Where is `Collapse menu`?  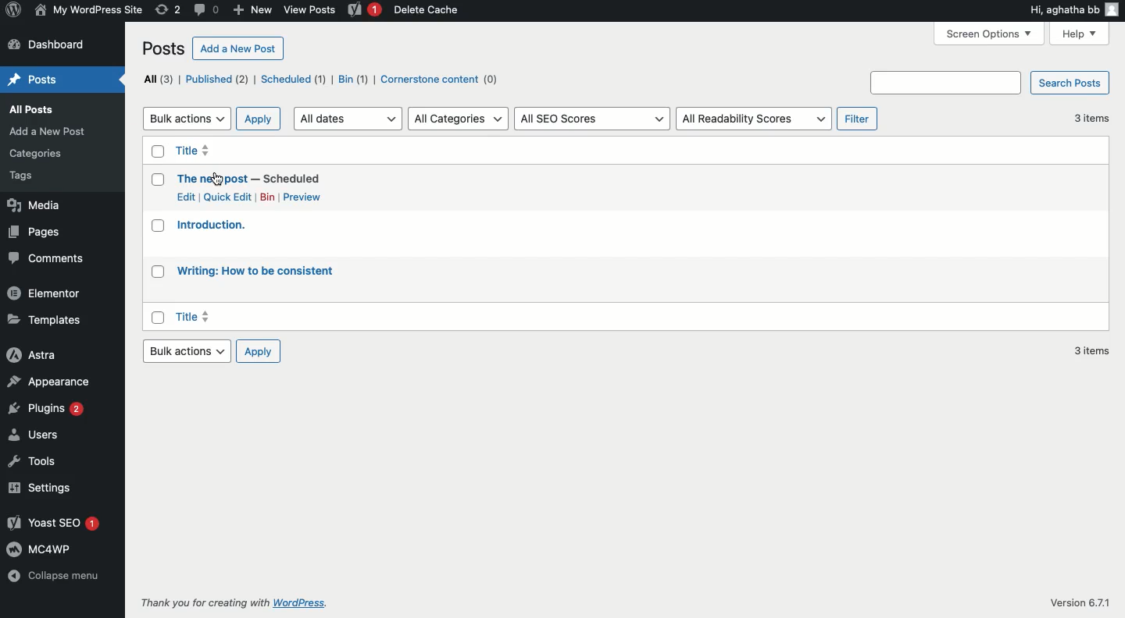 Collapse menu is located at coordinates (54, 575).